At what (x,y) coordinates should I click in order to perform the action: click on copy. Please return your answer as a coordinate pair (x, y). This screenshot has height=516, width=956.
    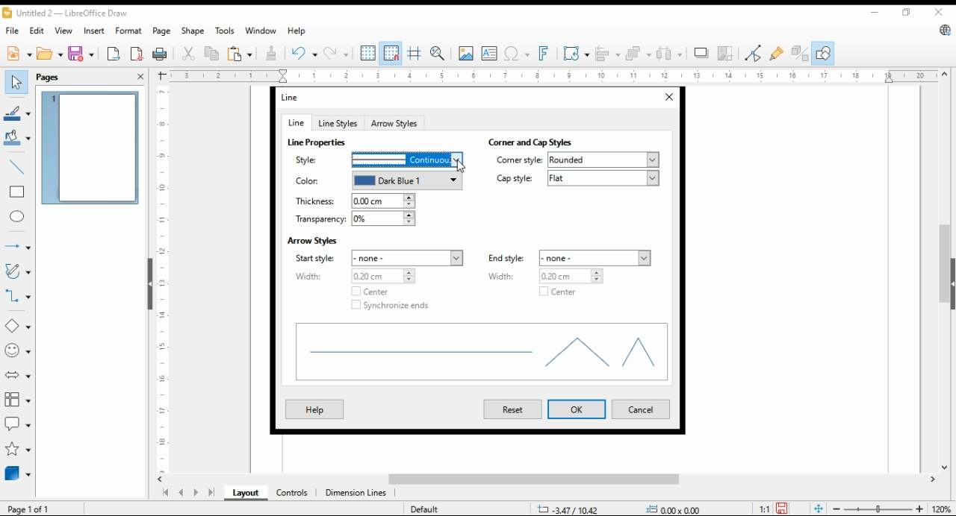
    Looking at the image, I should click on (213, 53).